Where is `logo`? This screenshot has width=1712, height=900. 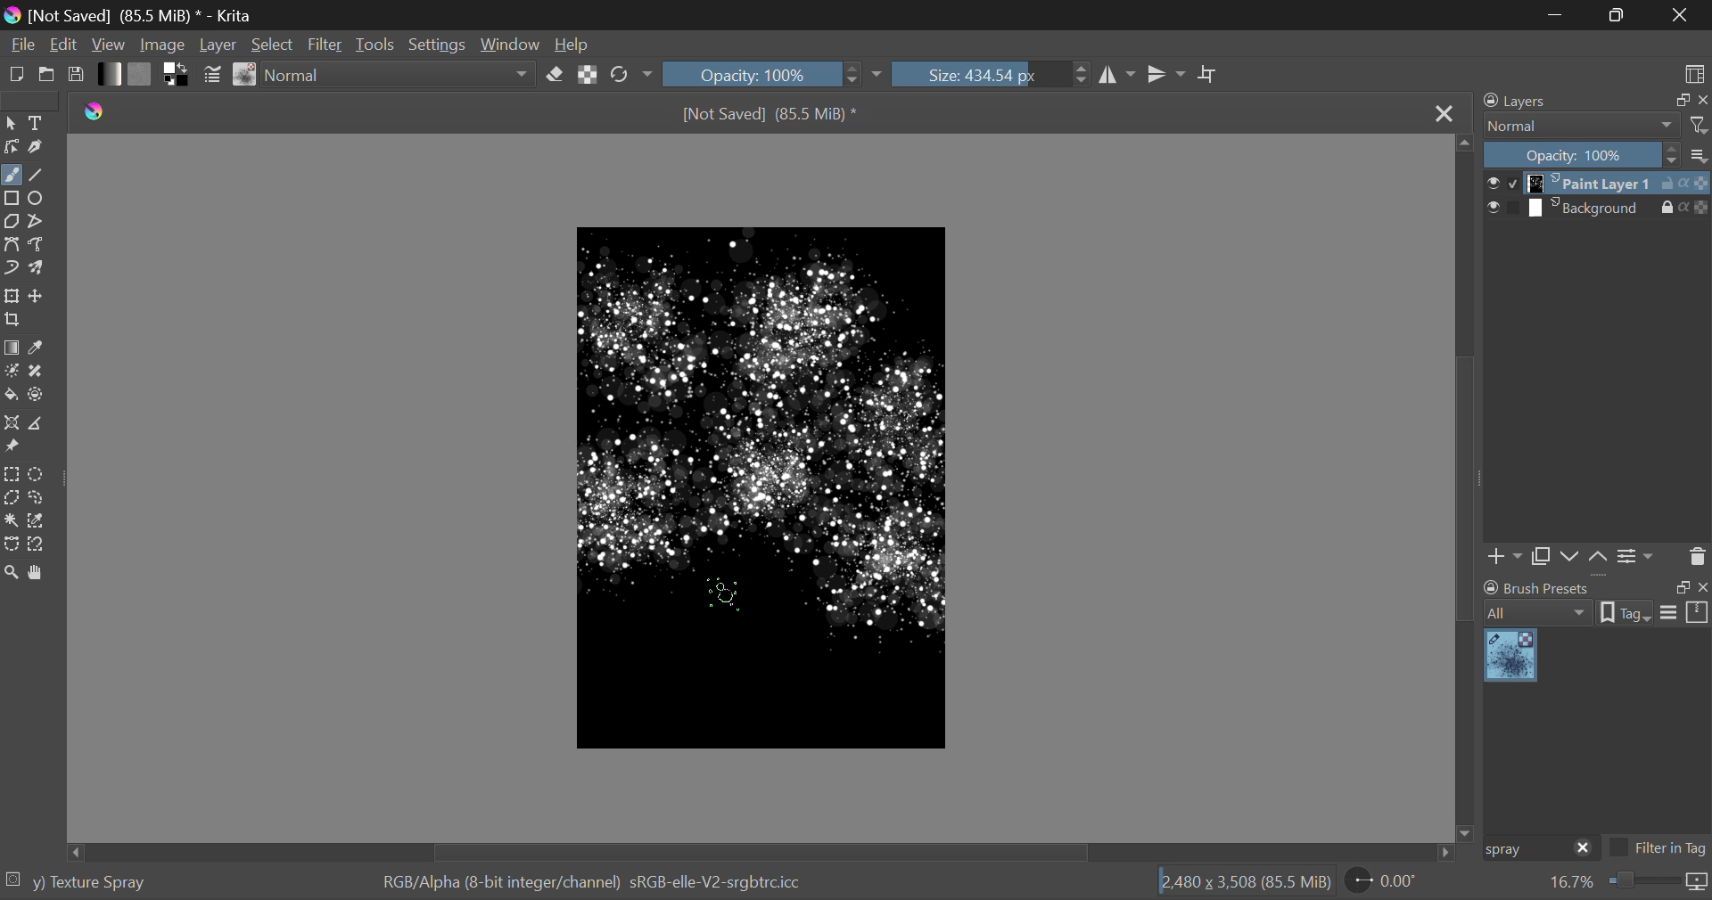 logo is located at coordinates (95, 112).